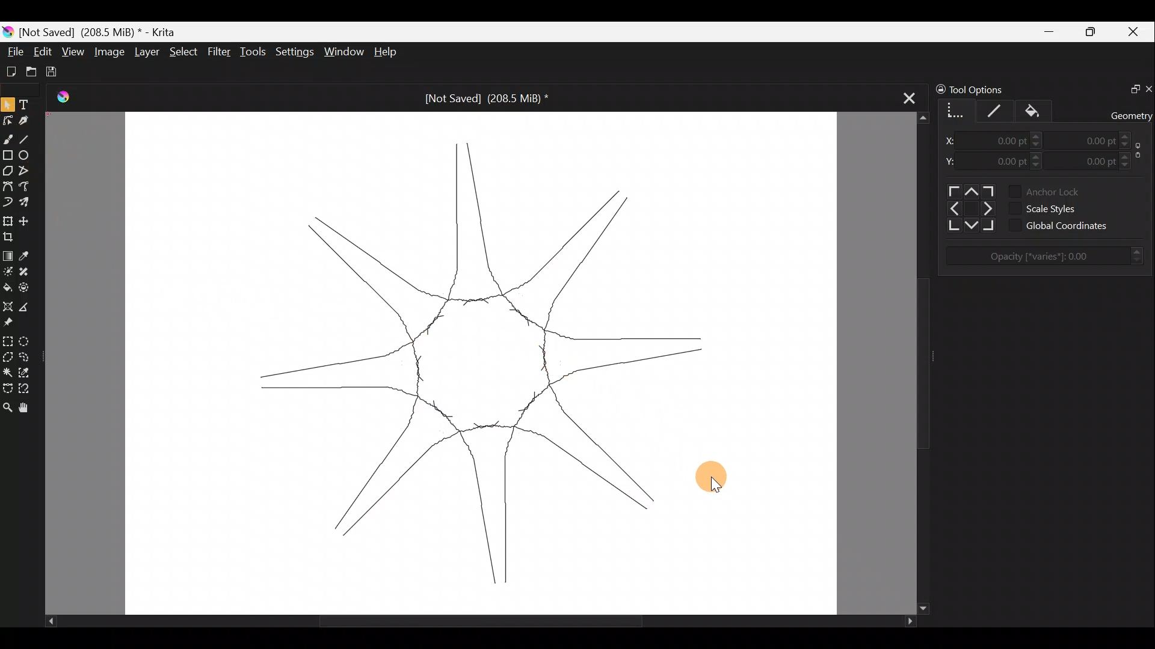 This screenshot has height=649, width=1155. Describe the element at coordinates (953, 109) in the screenshot. I see `Geometry` at that location.